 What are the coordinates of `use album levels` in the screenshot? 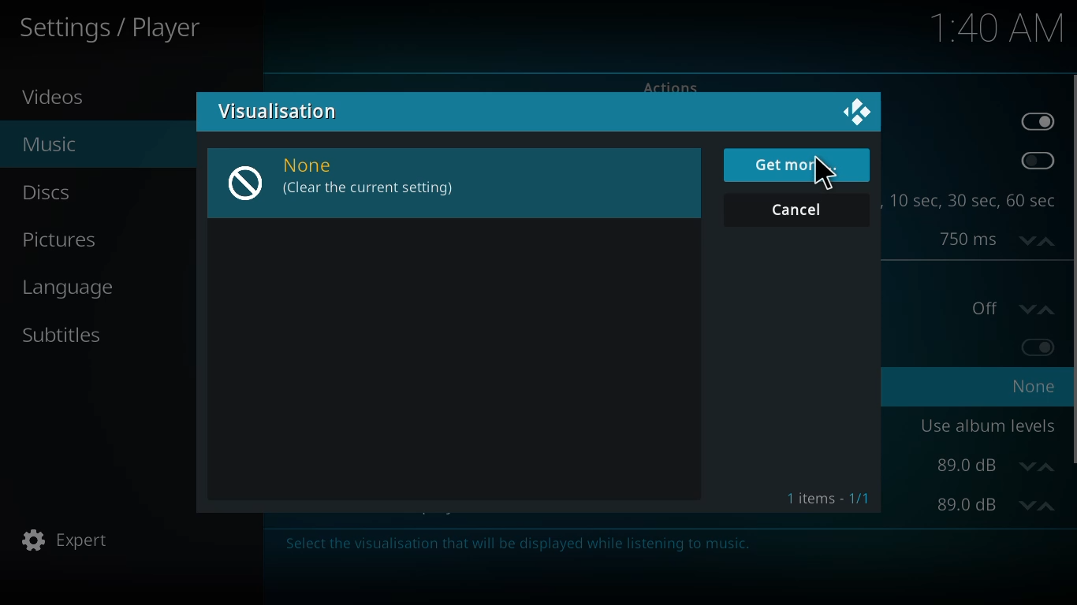 It's located at (987, 425).